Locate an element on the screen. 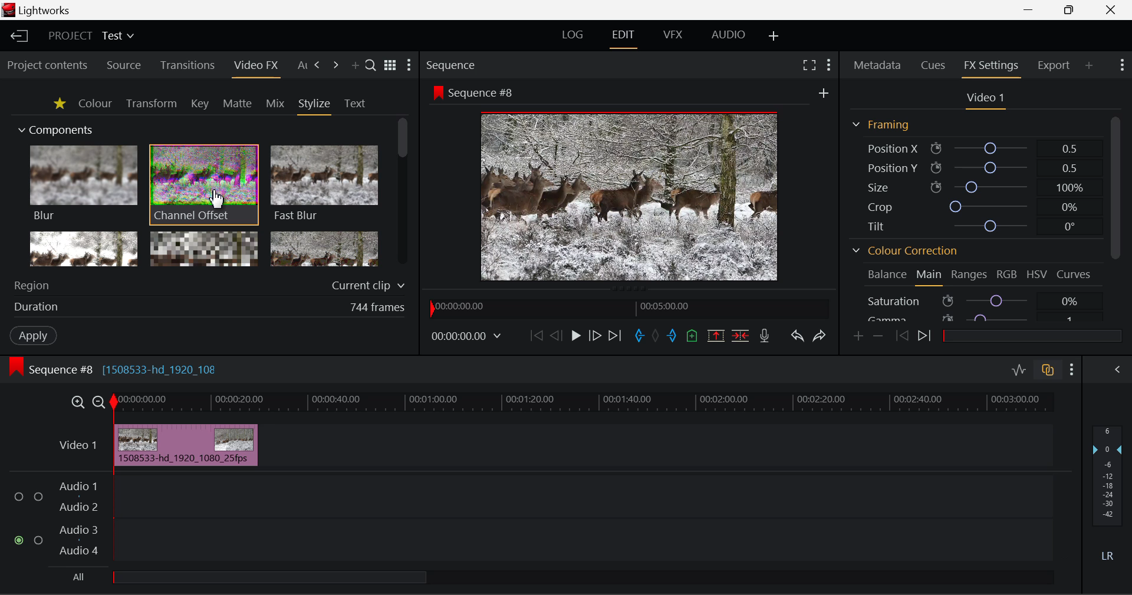 This screenshot has width=1132, height=595. Close is located at coordinates (1110, 11).